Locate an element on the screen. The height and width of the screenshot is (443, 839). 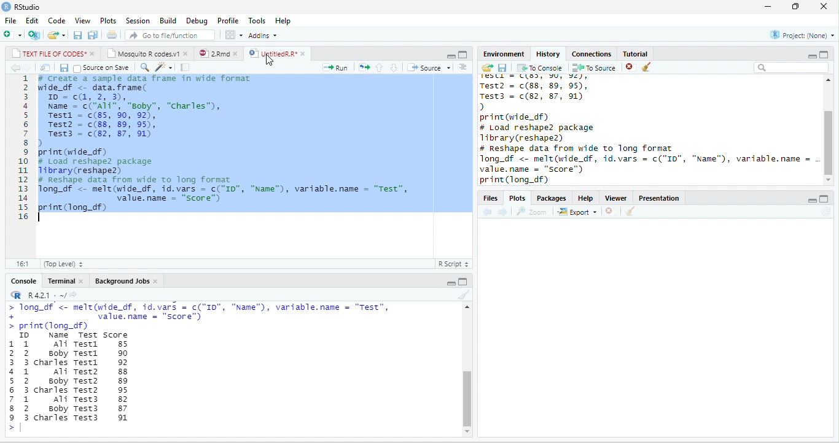
typing cursor is located at coordinates (42, 217).